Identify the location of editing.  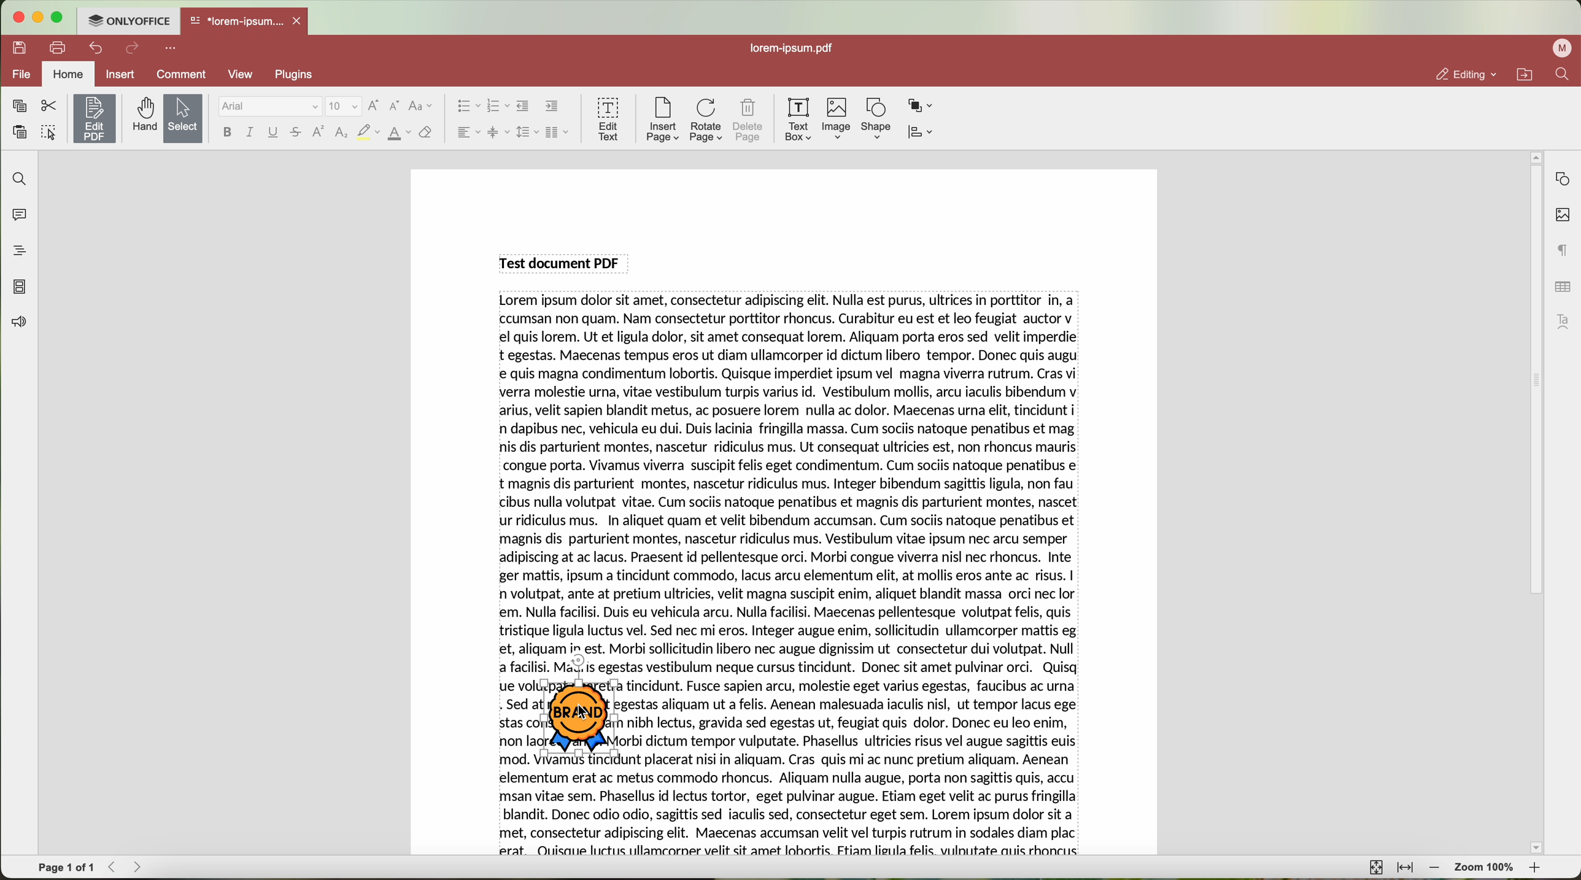
(1465, 74).